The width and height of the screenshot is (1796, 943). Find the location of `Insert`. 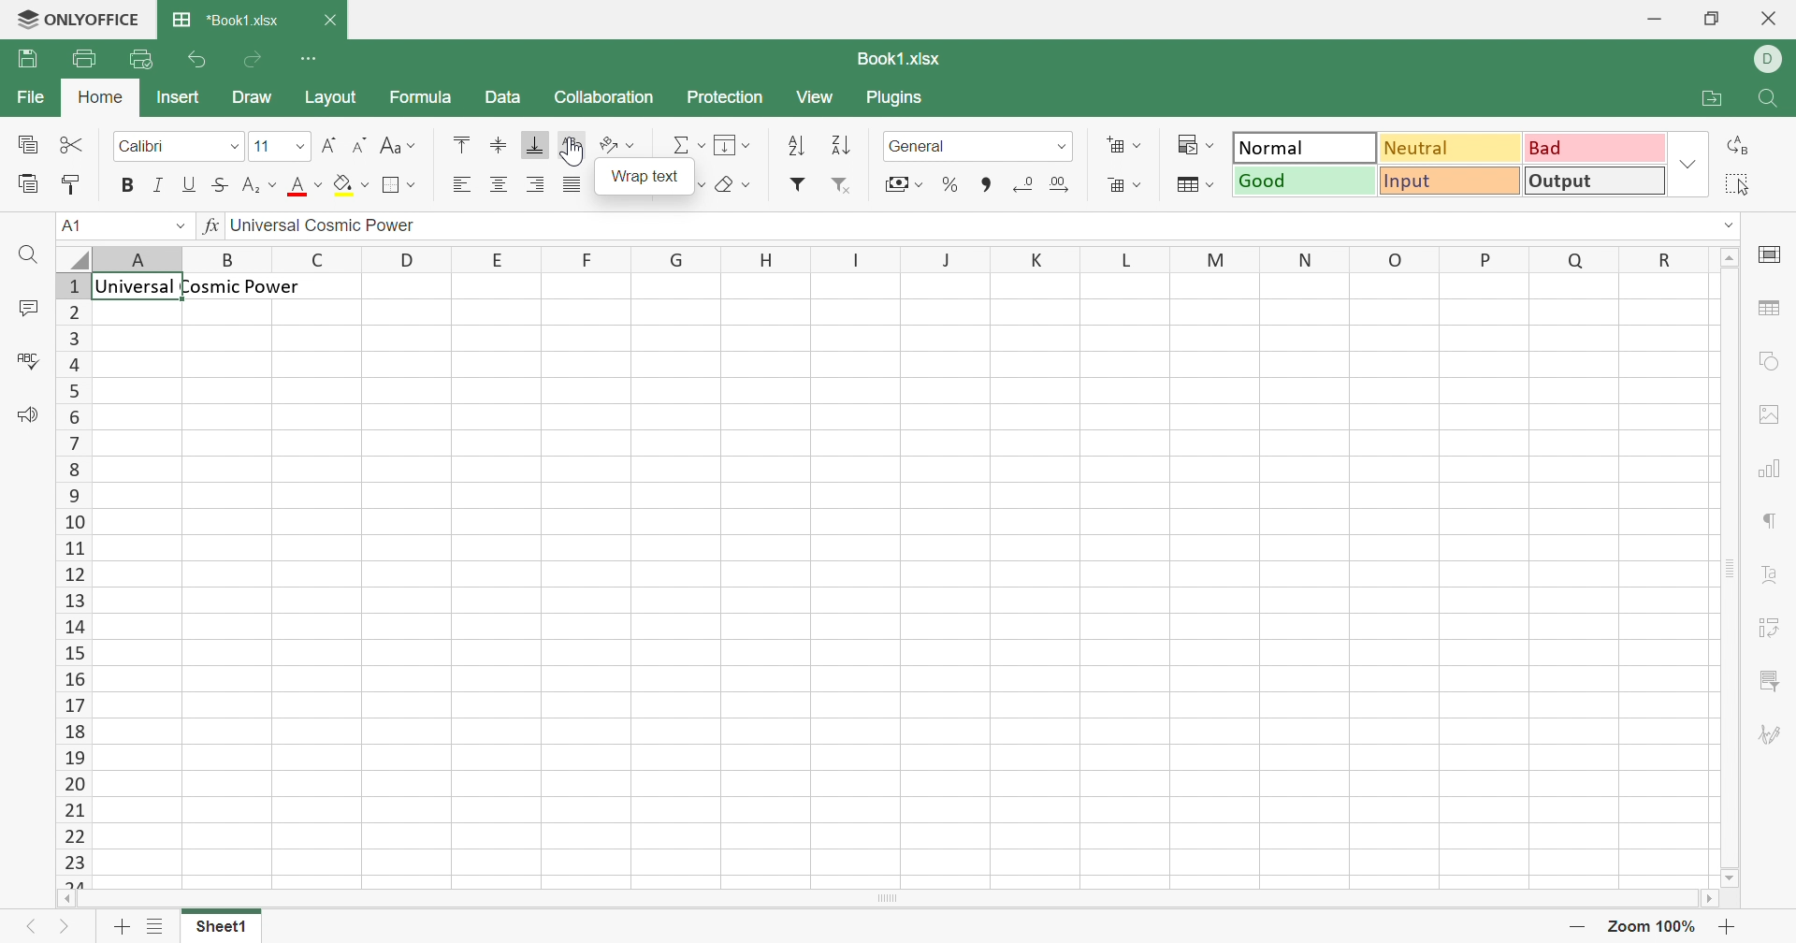

Insert is located at coordinates (178, 98).